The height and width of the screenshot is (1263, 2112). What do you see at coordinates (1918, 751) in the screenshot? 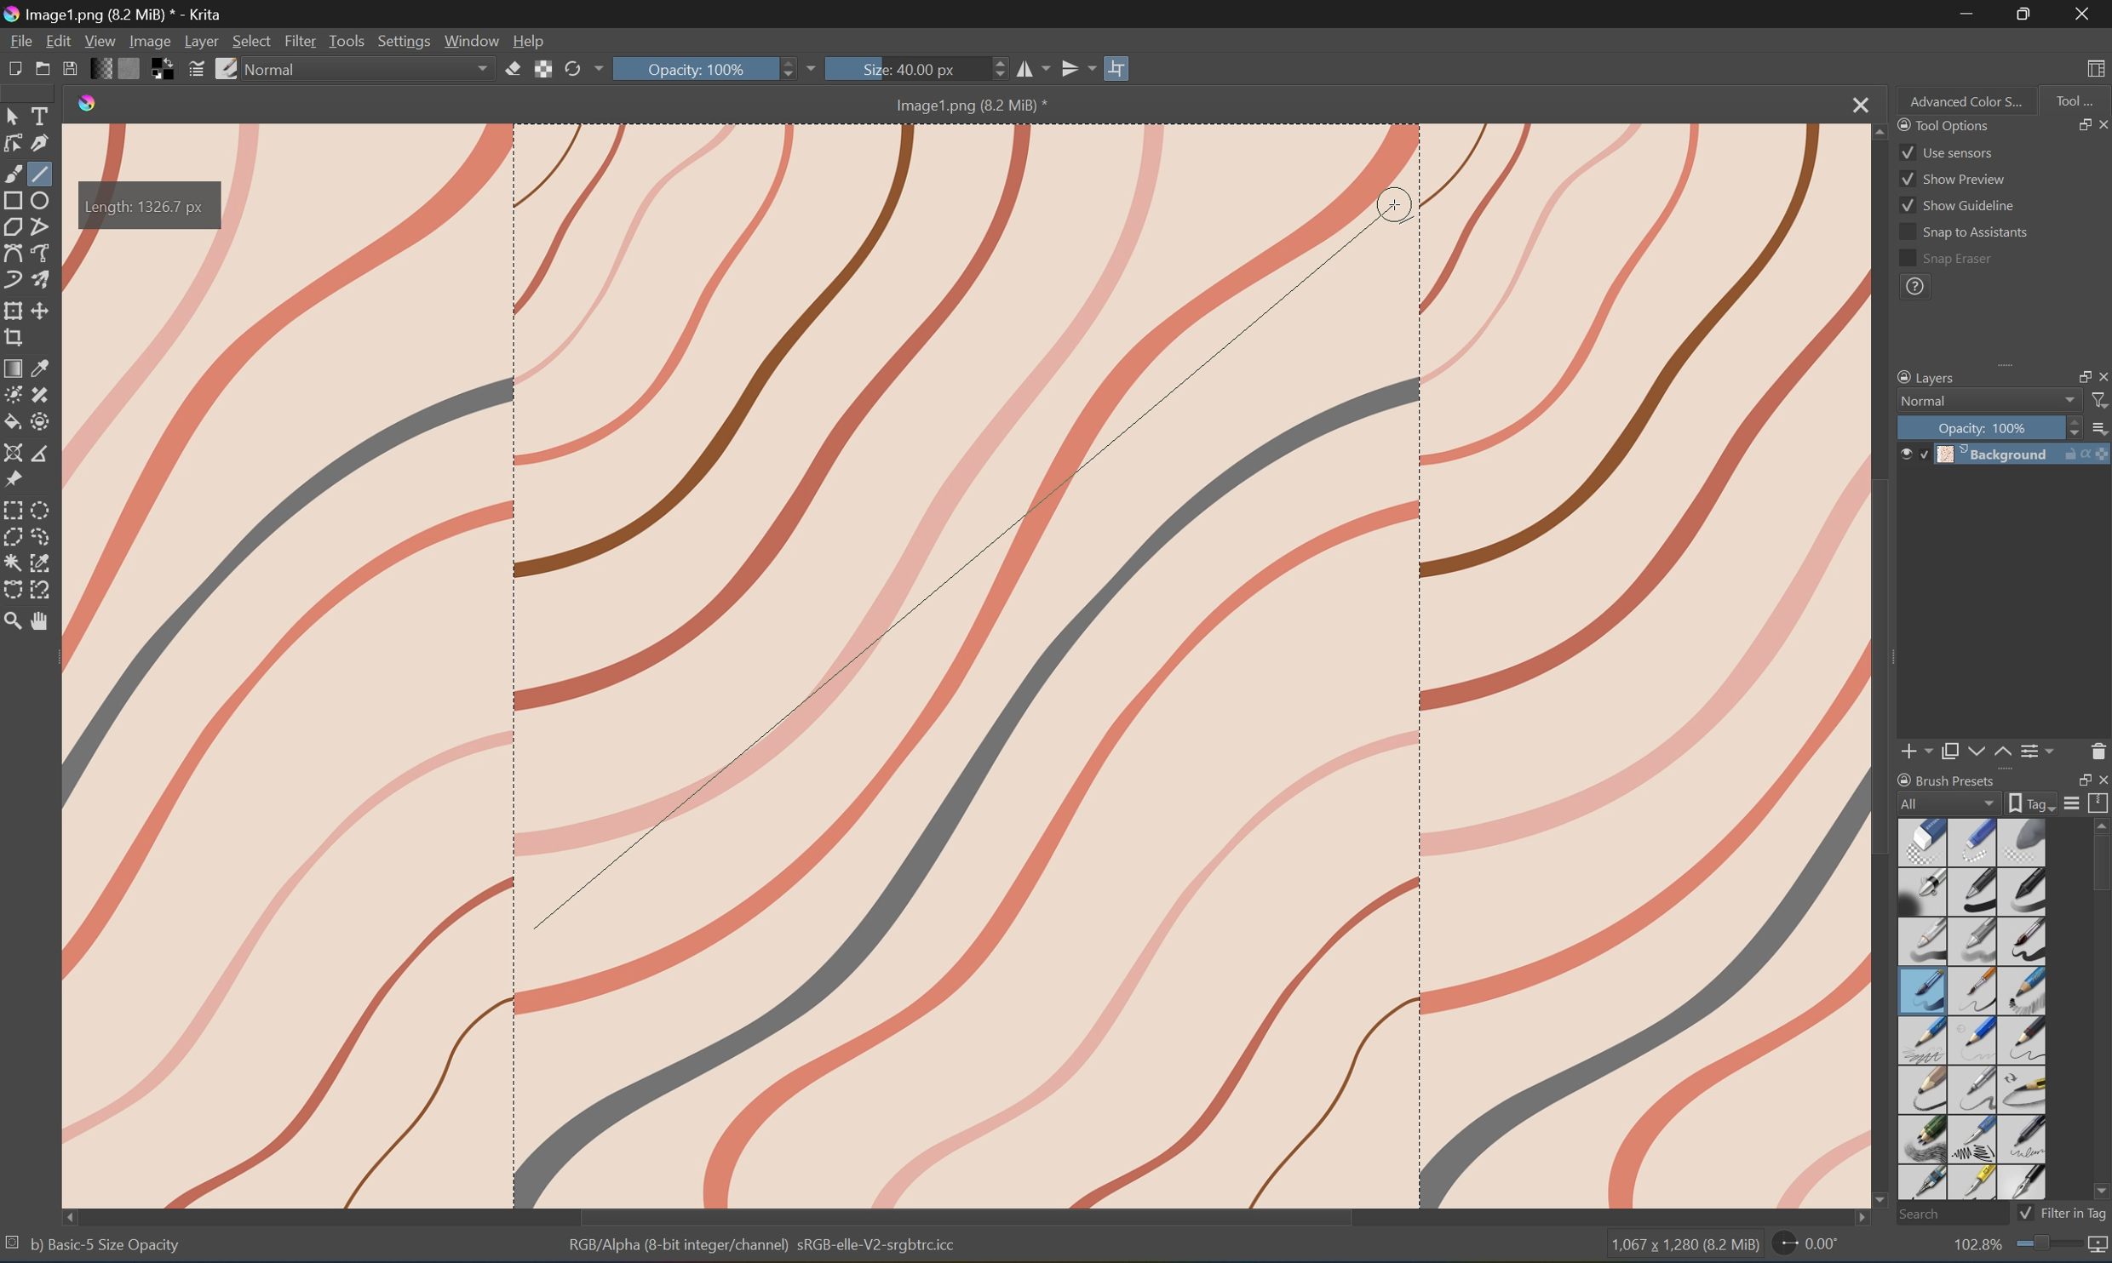
I see `Add new layer` at bounding box center [1918, 751].